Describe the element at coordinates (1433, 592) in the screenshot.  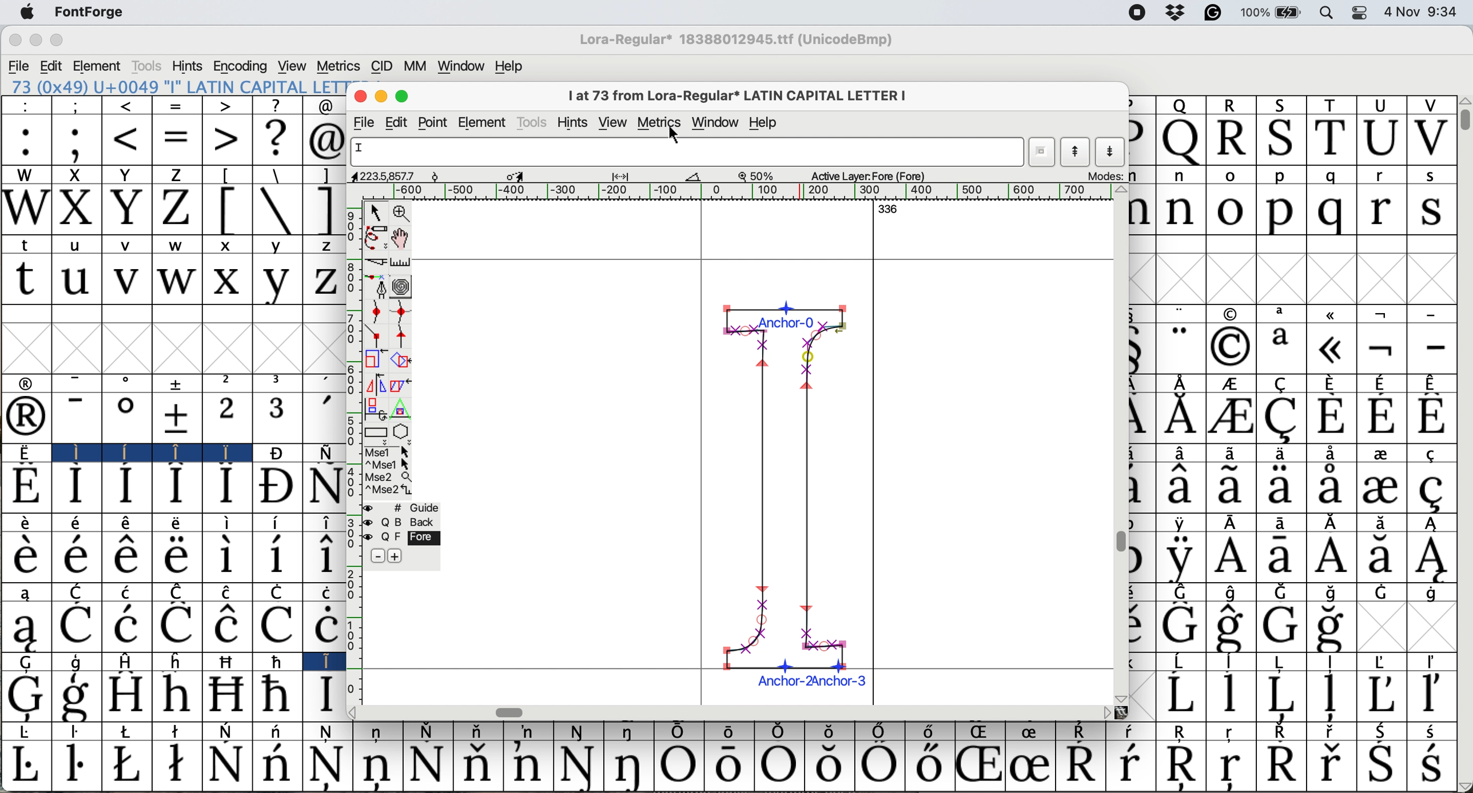
I see `Symbol` at that location.